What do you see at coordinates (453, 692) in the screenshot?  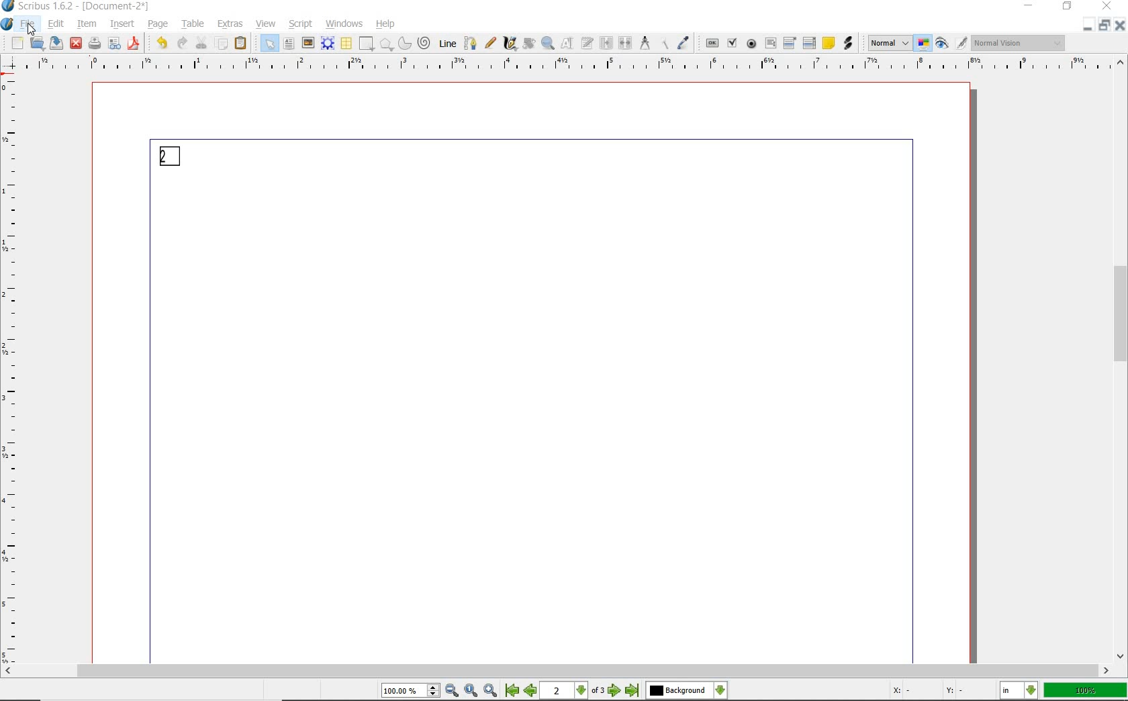 I see `Zoom Out` at bounding box center [453, 692].